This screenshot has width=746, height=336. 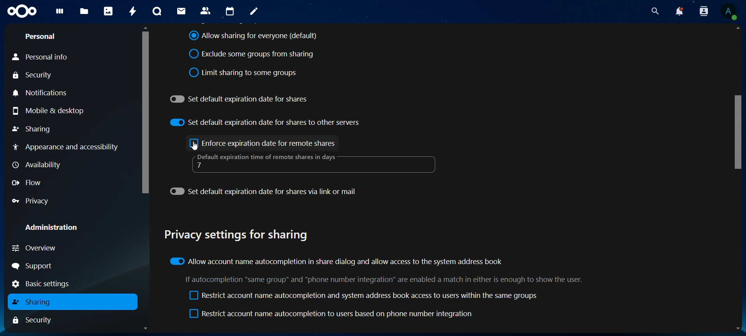 What do you see at coordinates (361, 296) in the screenshot?
I see `Restrict account name autocompletion` at bounding box center [361, 296].